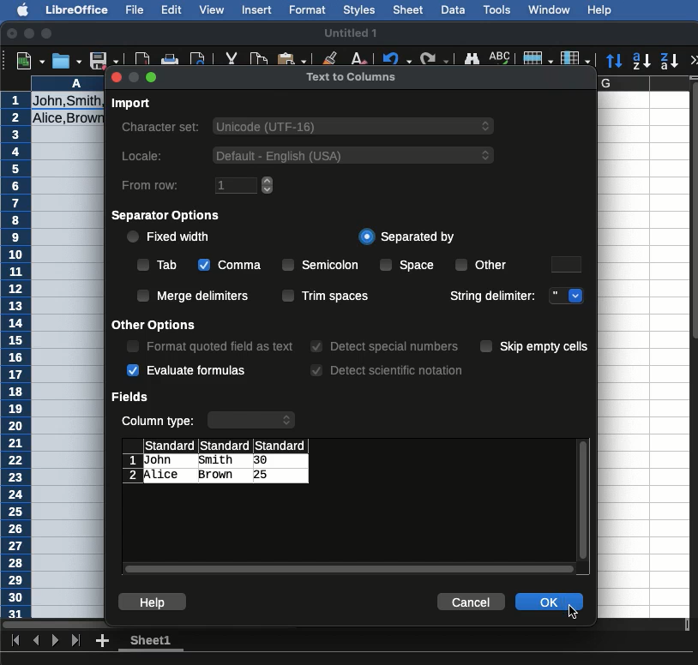  Describe the element at coordinates (472, 600) in the screenshot. I see `Cancel` at that location.